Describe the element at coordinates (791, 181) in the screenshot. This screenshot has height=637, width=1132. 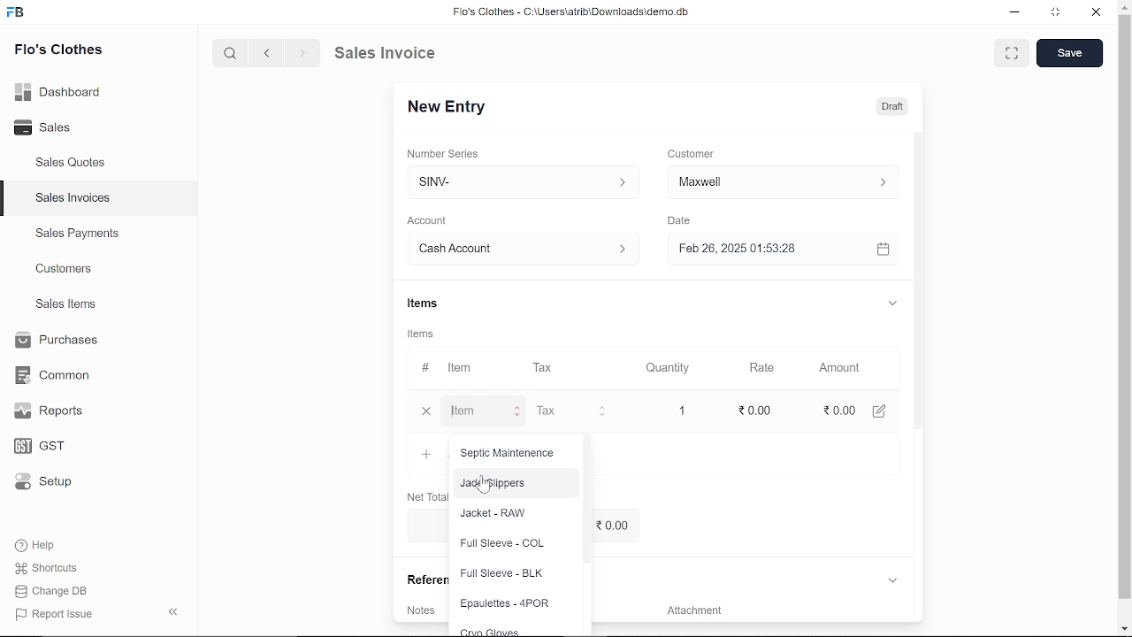
I see `Customer` at that location.